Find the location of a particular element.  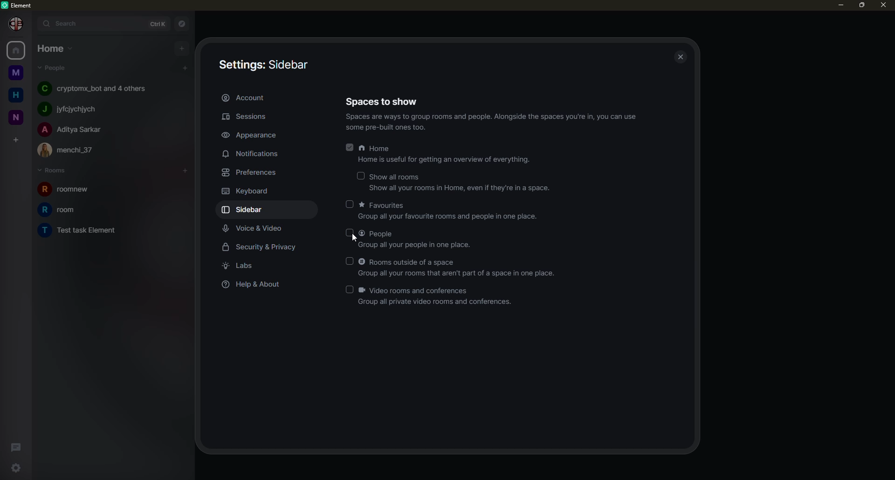

preferences is located at coordinates (252, 172).